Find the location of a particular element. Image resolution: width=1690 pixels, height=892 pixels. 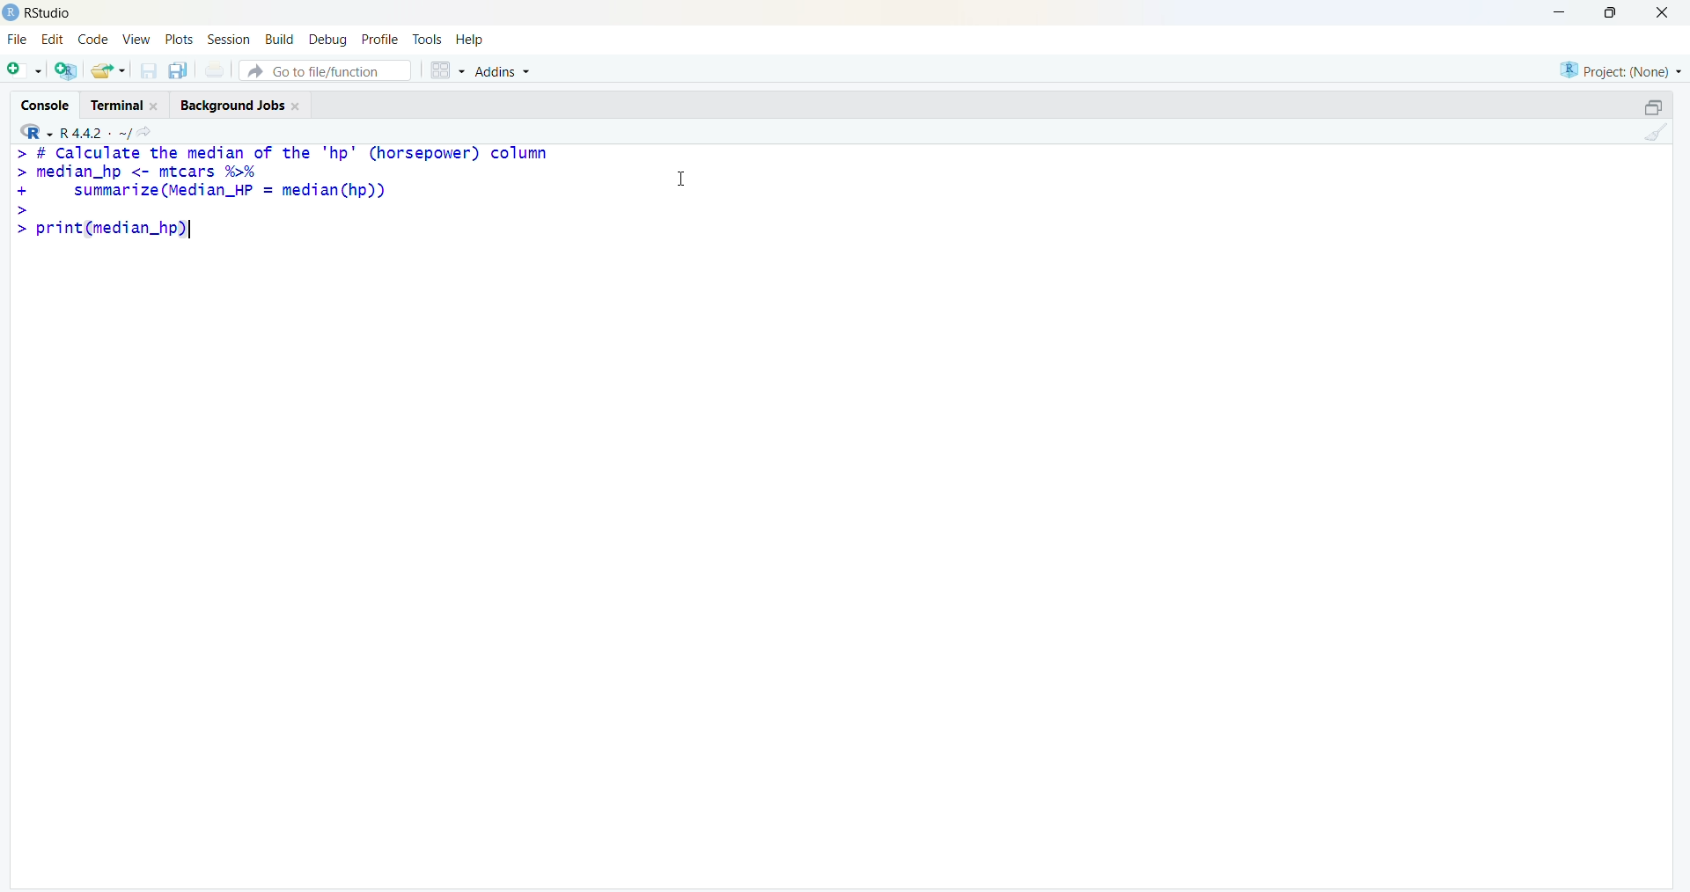

debug is located at coordinates (327, 41).